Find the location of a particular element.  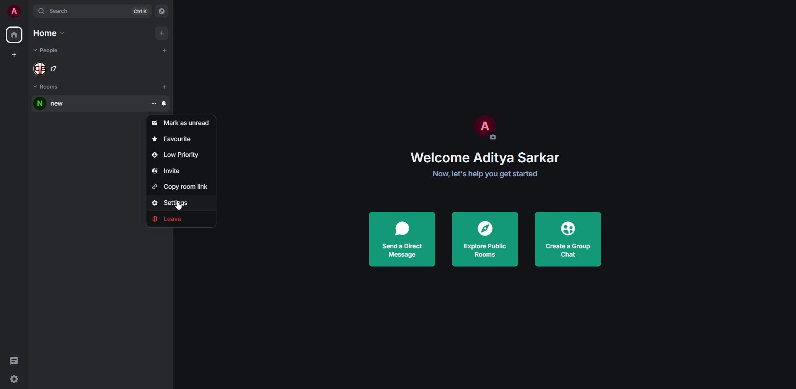

add is located at coordinates (165, 86).